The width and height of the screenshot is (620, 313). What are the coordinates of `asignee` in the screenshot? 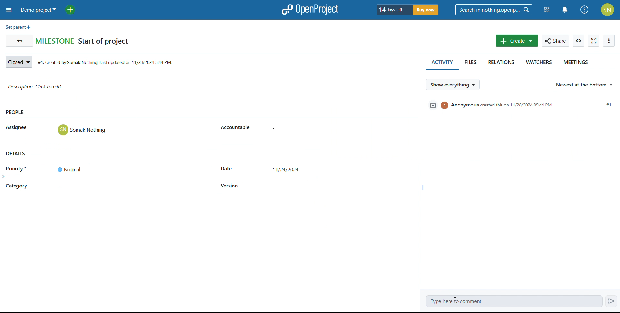 It's located at (17, 128).